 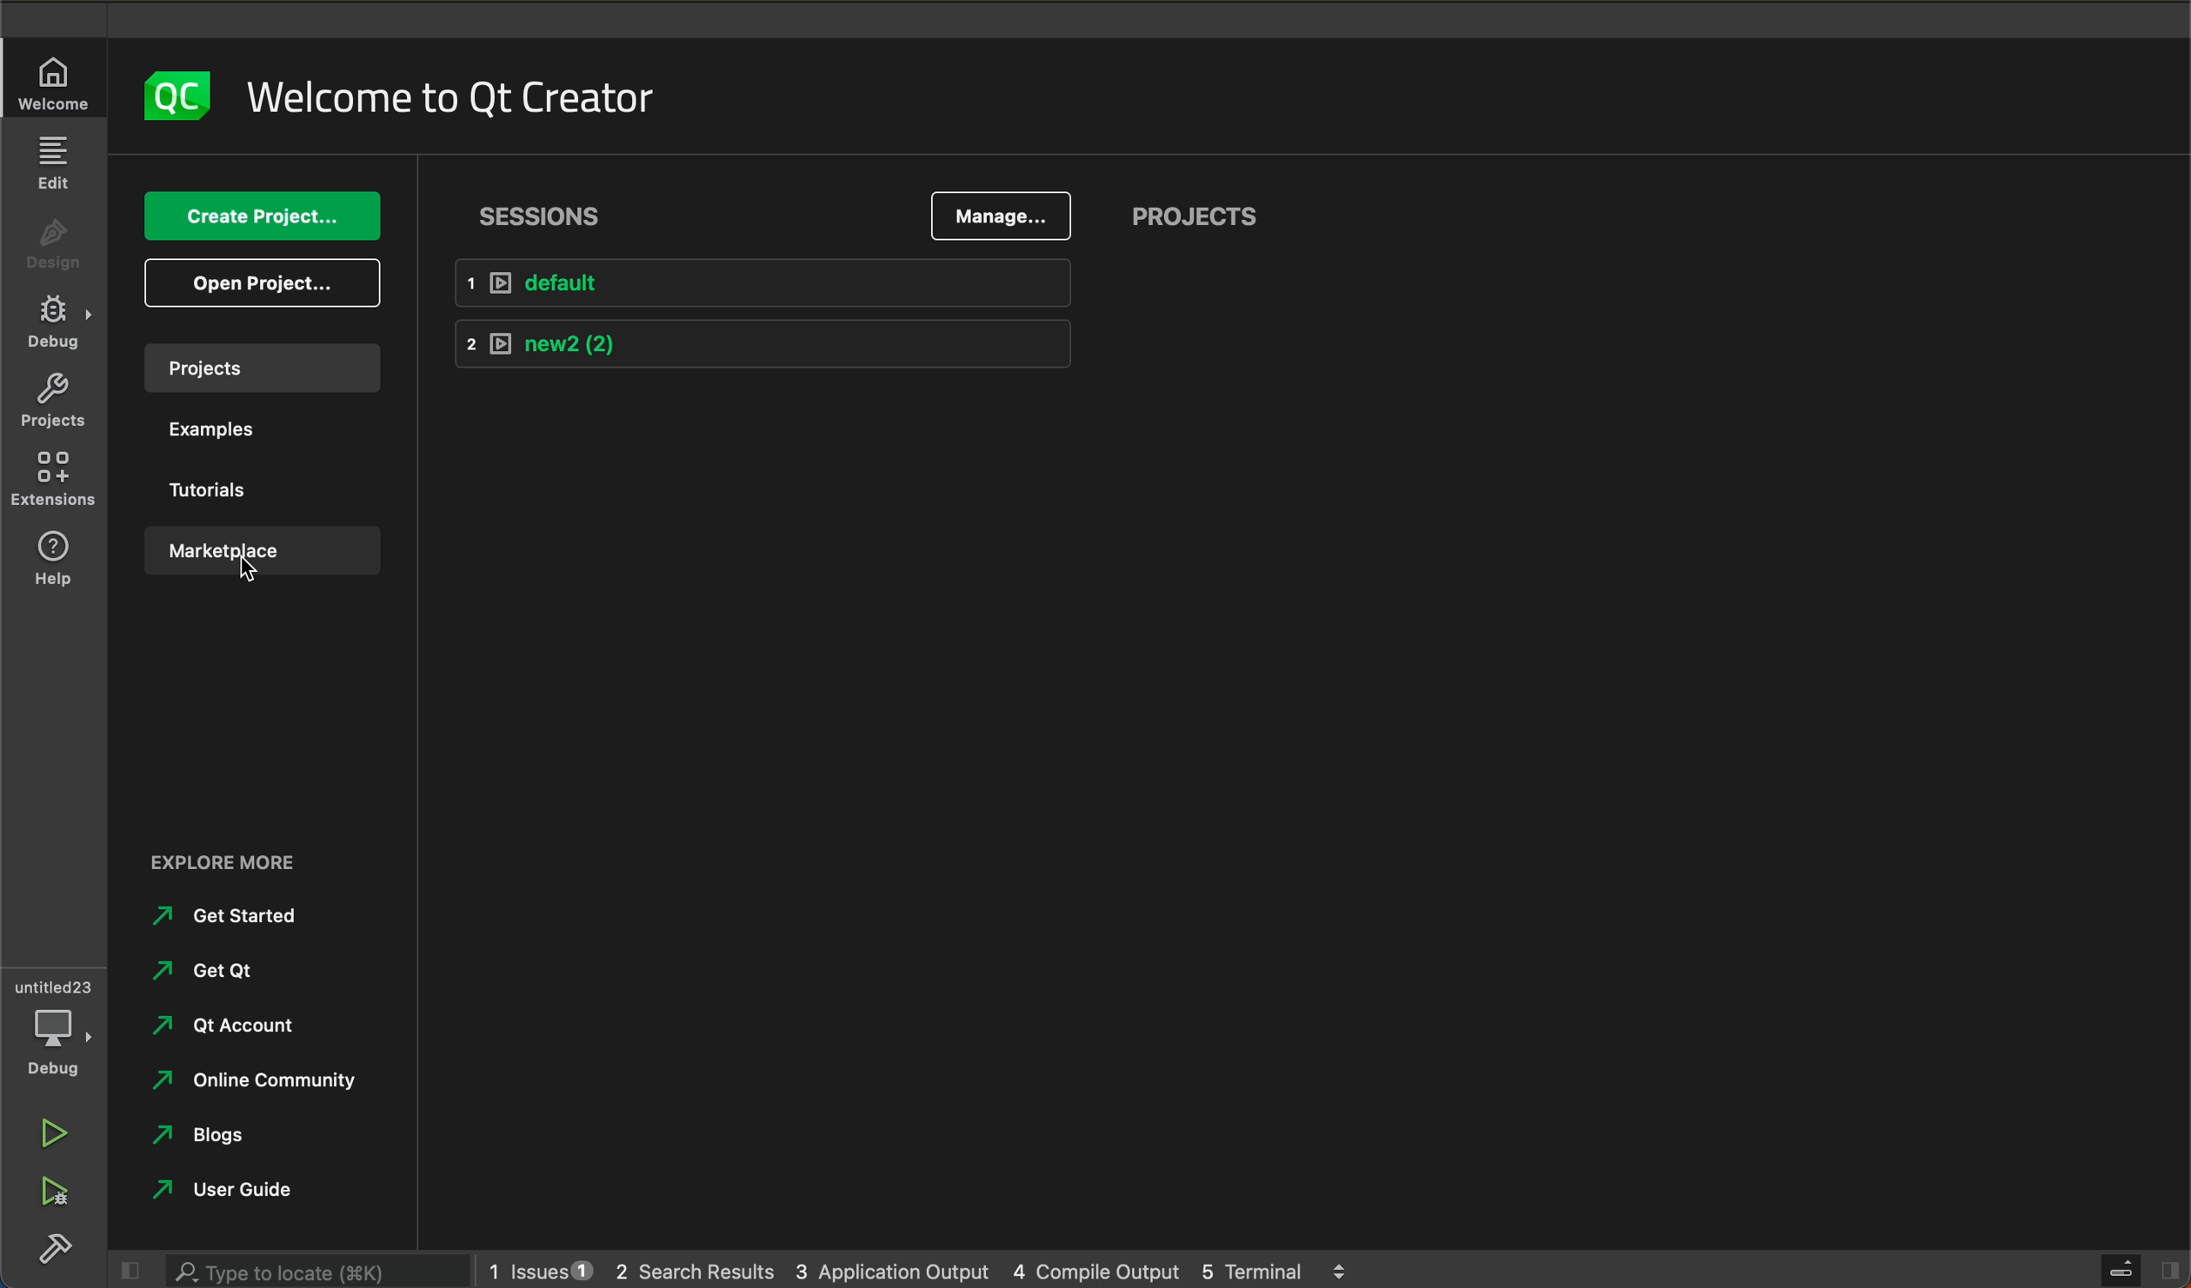 I want to click on new 2, so click(x=762, y=344).